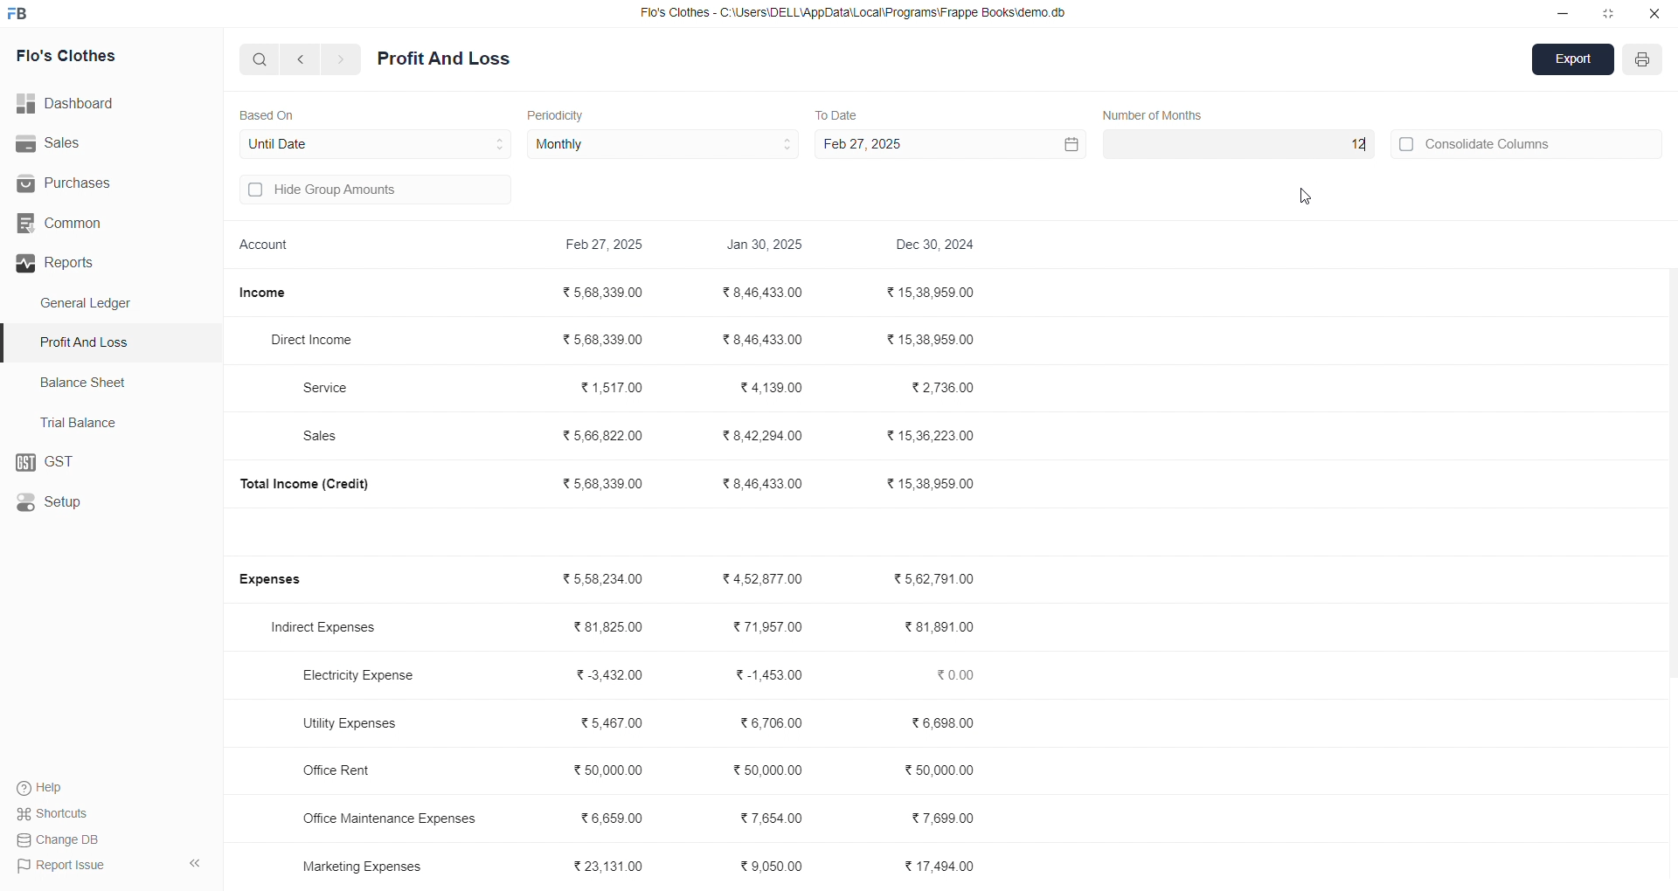 This screenshot has height=891, width=1678. What do you see at coordinates (352, 771) in the screenshot?
I see `Office Rent` at bounding box center [352, 771].